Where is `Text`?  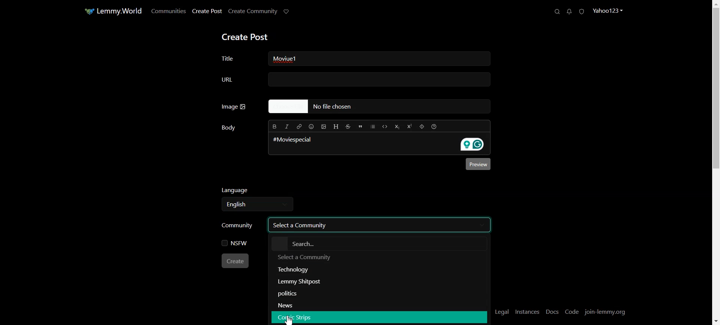 Text is located at coordinates (307, 257).